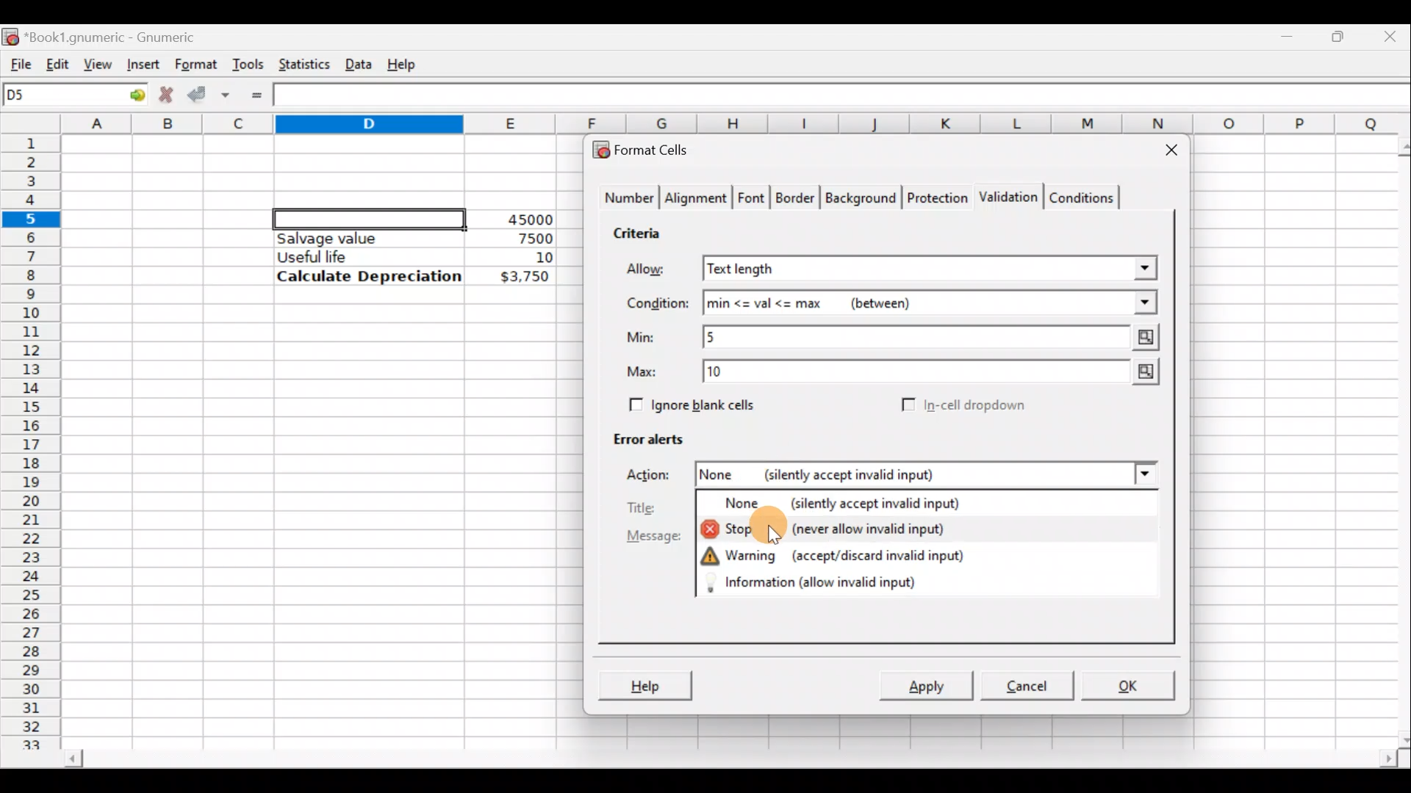 The height and width of the screenshot is (793, 1411). What do you see at coordinates (825, 587) in the screenshot?
I see `Information (allow invalid input)` at bounding box center [825, 587].